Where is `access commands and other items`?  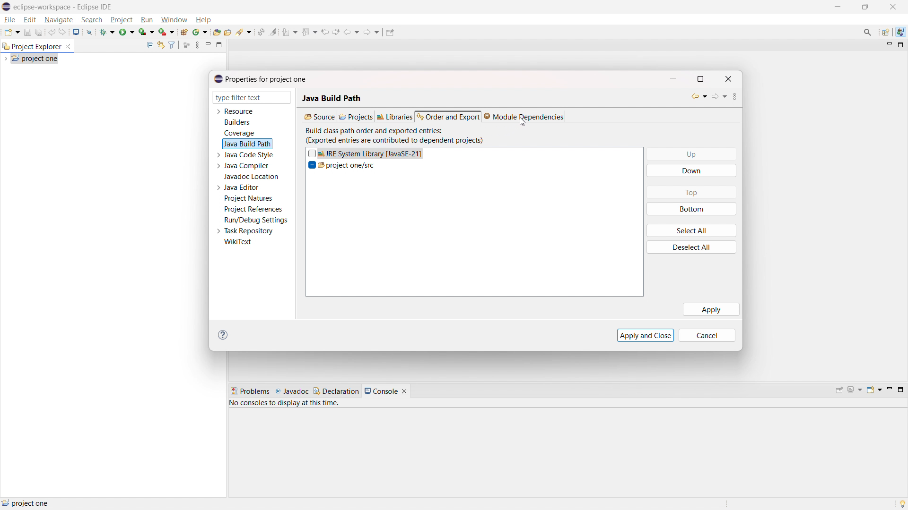 access commands and other items is located at coordinates (868, 32).